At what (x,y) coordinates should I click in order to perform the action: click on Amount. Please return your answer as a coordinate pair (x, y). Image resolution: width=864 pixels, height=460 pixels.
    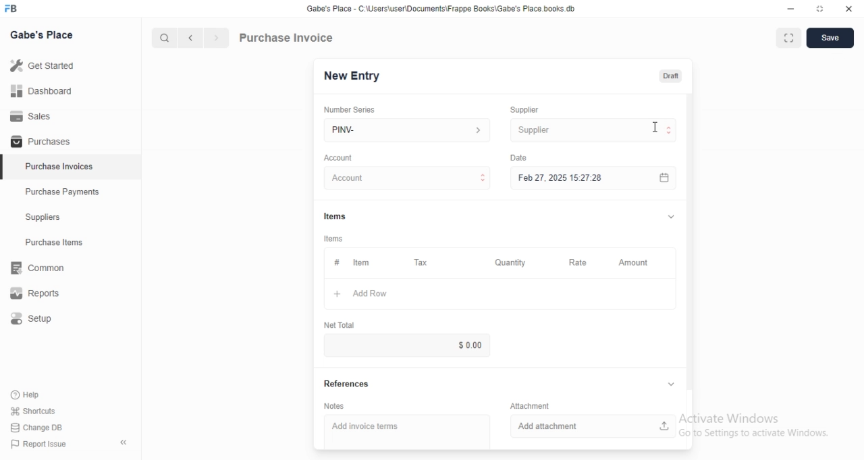
    Looking at the image, I should click on (637, 263).